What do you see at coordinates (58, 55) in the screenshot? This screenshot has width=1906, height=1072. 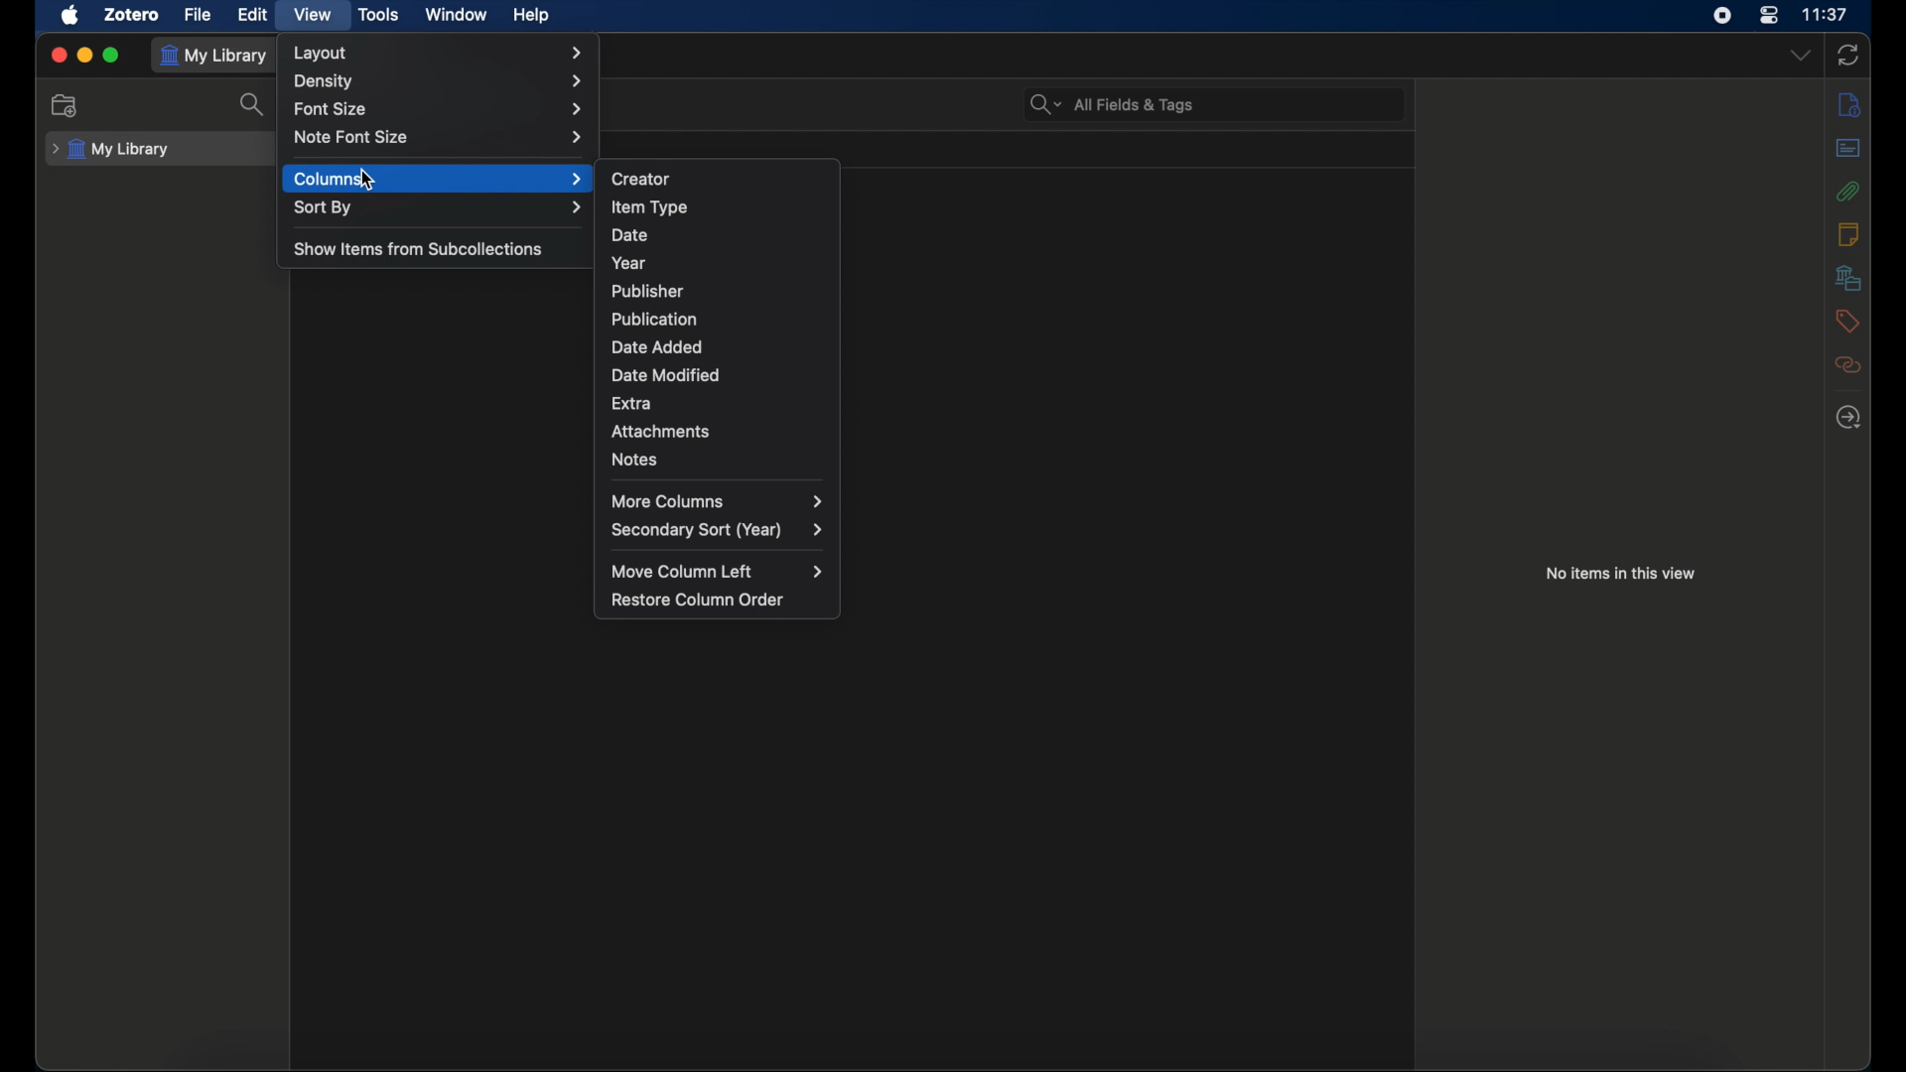 I see `close` at bounding box center [58, 55].